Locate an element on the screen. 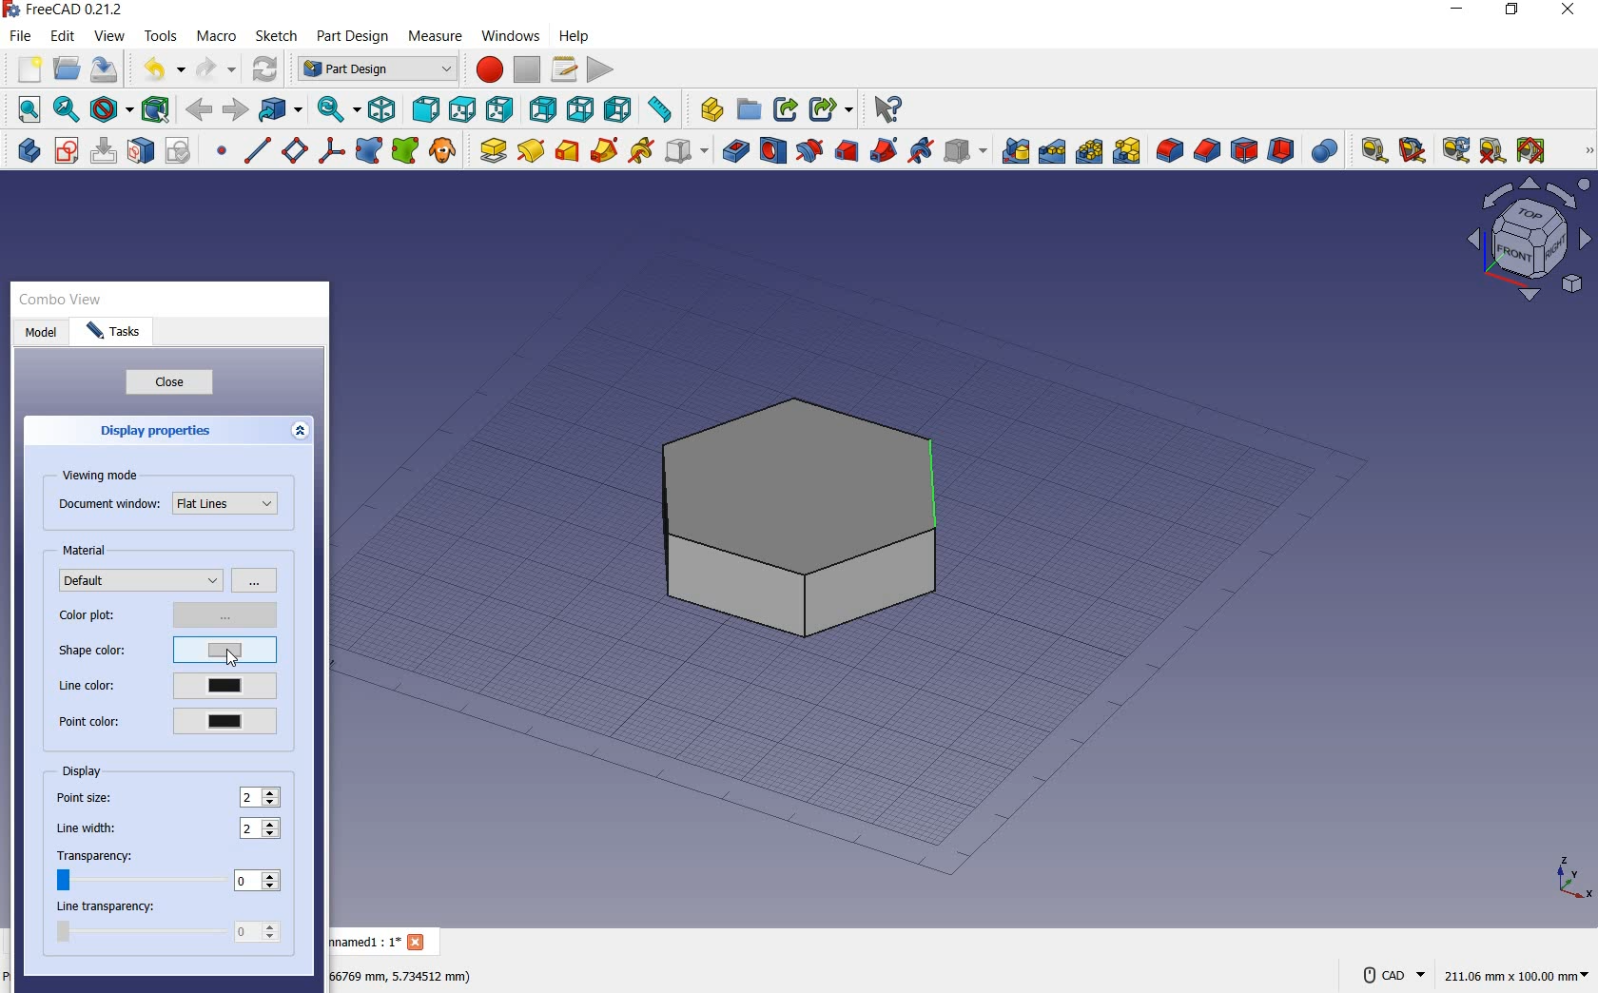  part design is located at coordinates (352, 37).